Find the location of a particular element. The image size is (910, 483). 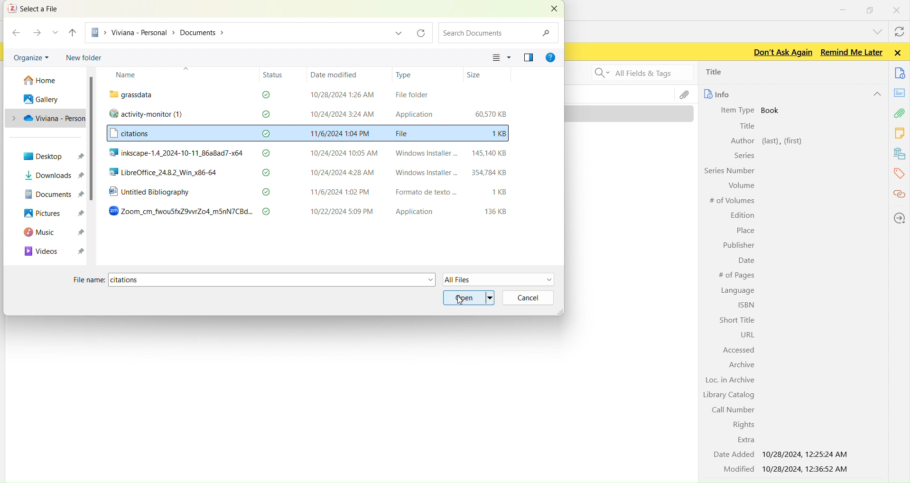

Rights is located at coordinates (744, 425).